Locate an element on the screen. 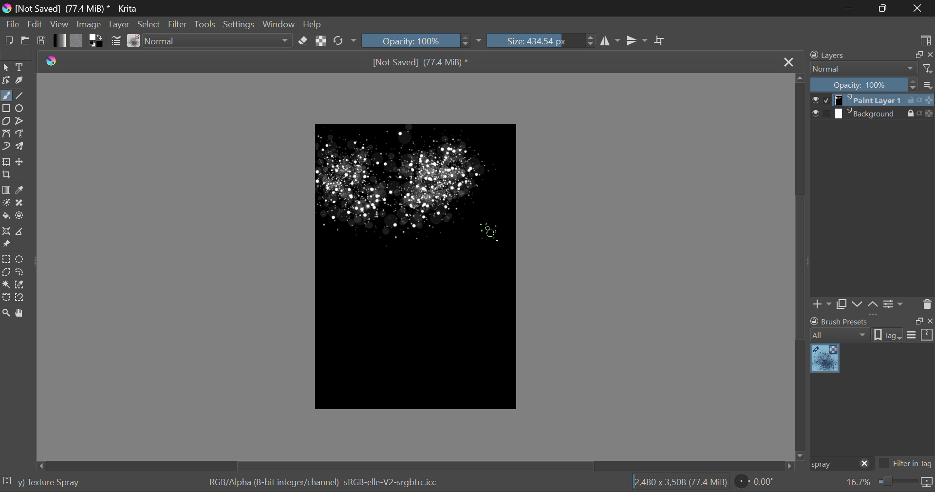  Smart Patch Tool is located at coordinates (20, 205).